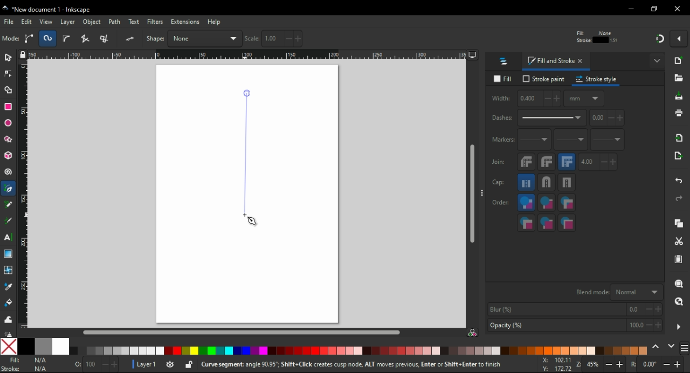 The image size is (690, 373). I want to click on next , so click(672, 347).